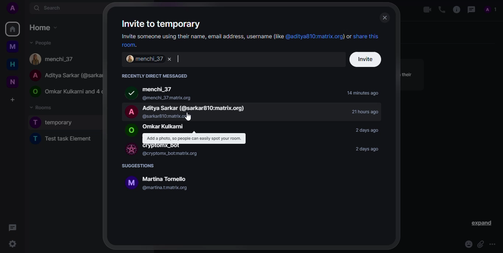 The width and height of the screenshot is (503, 253). I want to click on 2days ago, so click(366, 130).